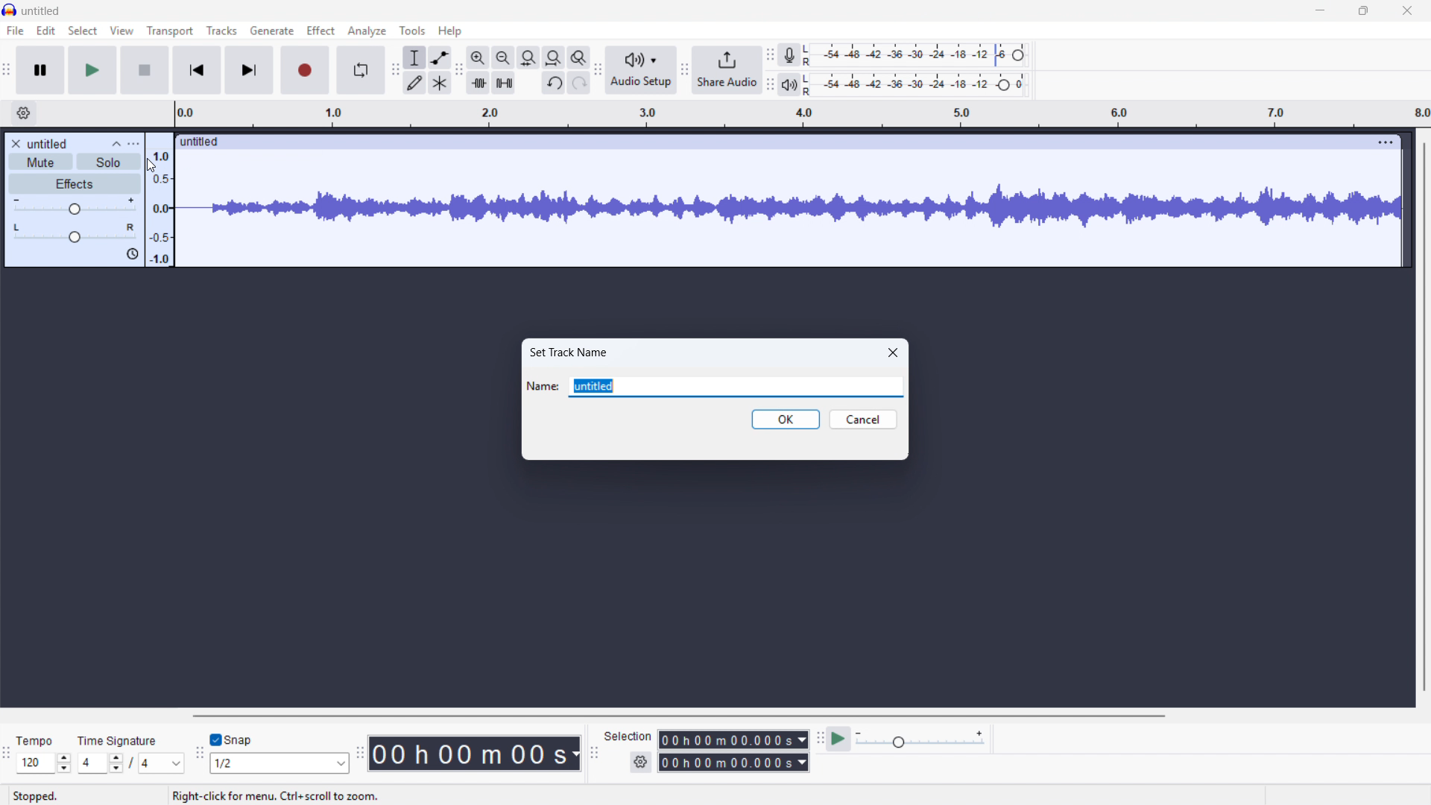 This screenshot has width=1431, height=805. What do you see at coordinates (145, 71) in the screenshot?
I see `stop ` at bounding box center [145, 71].